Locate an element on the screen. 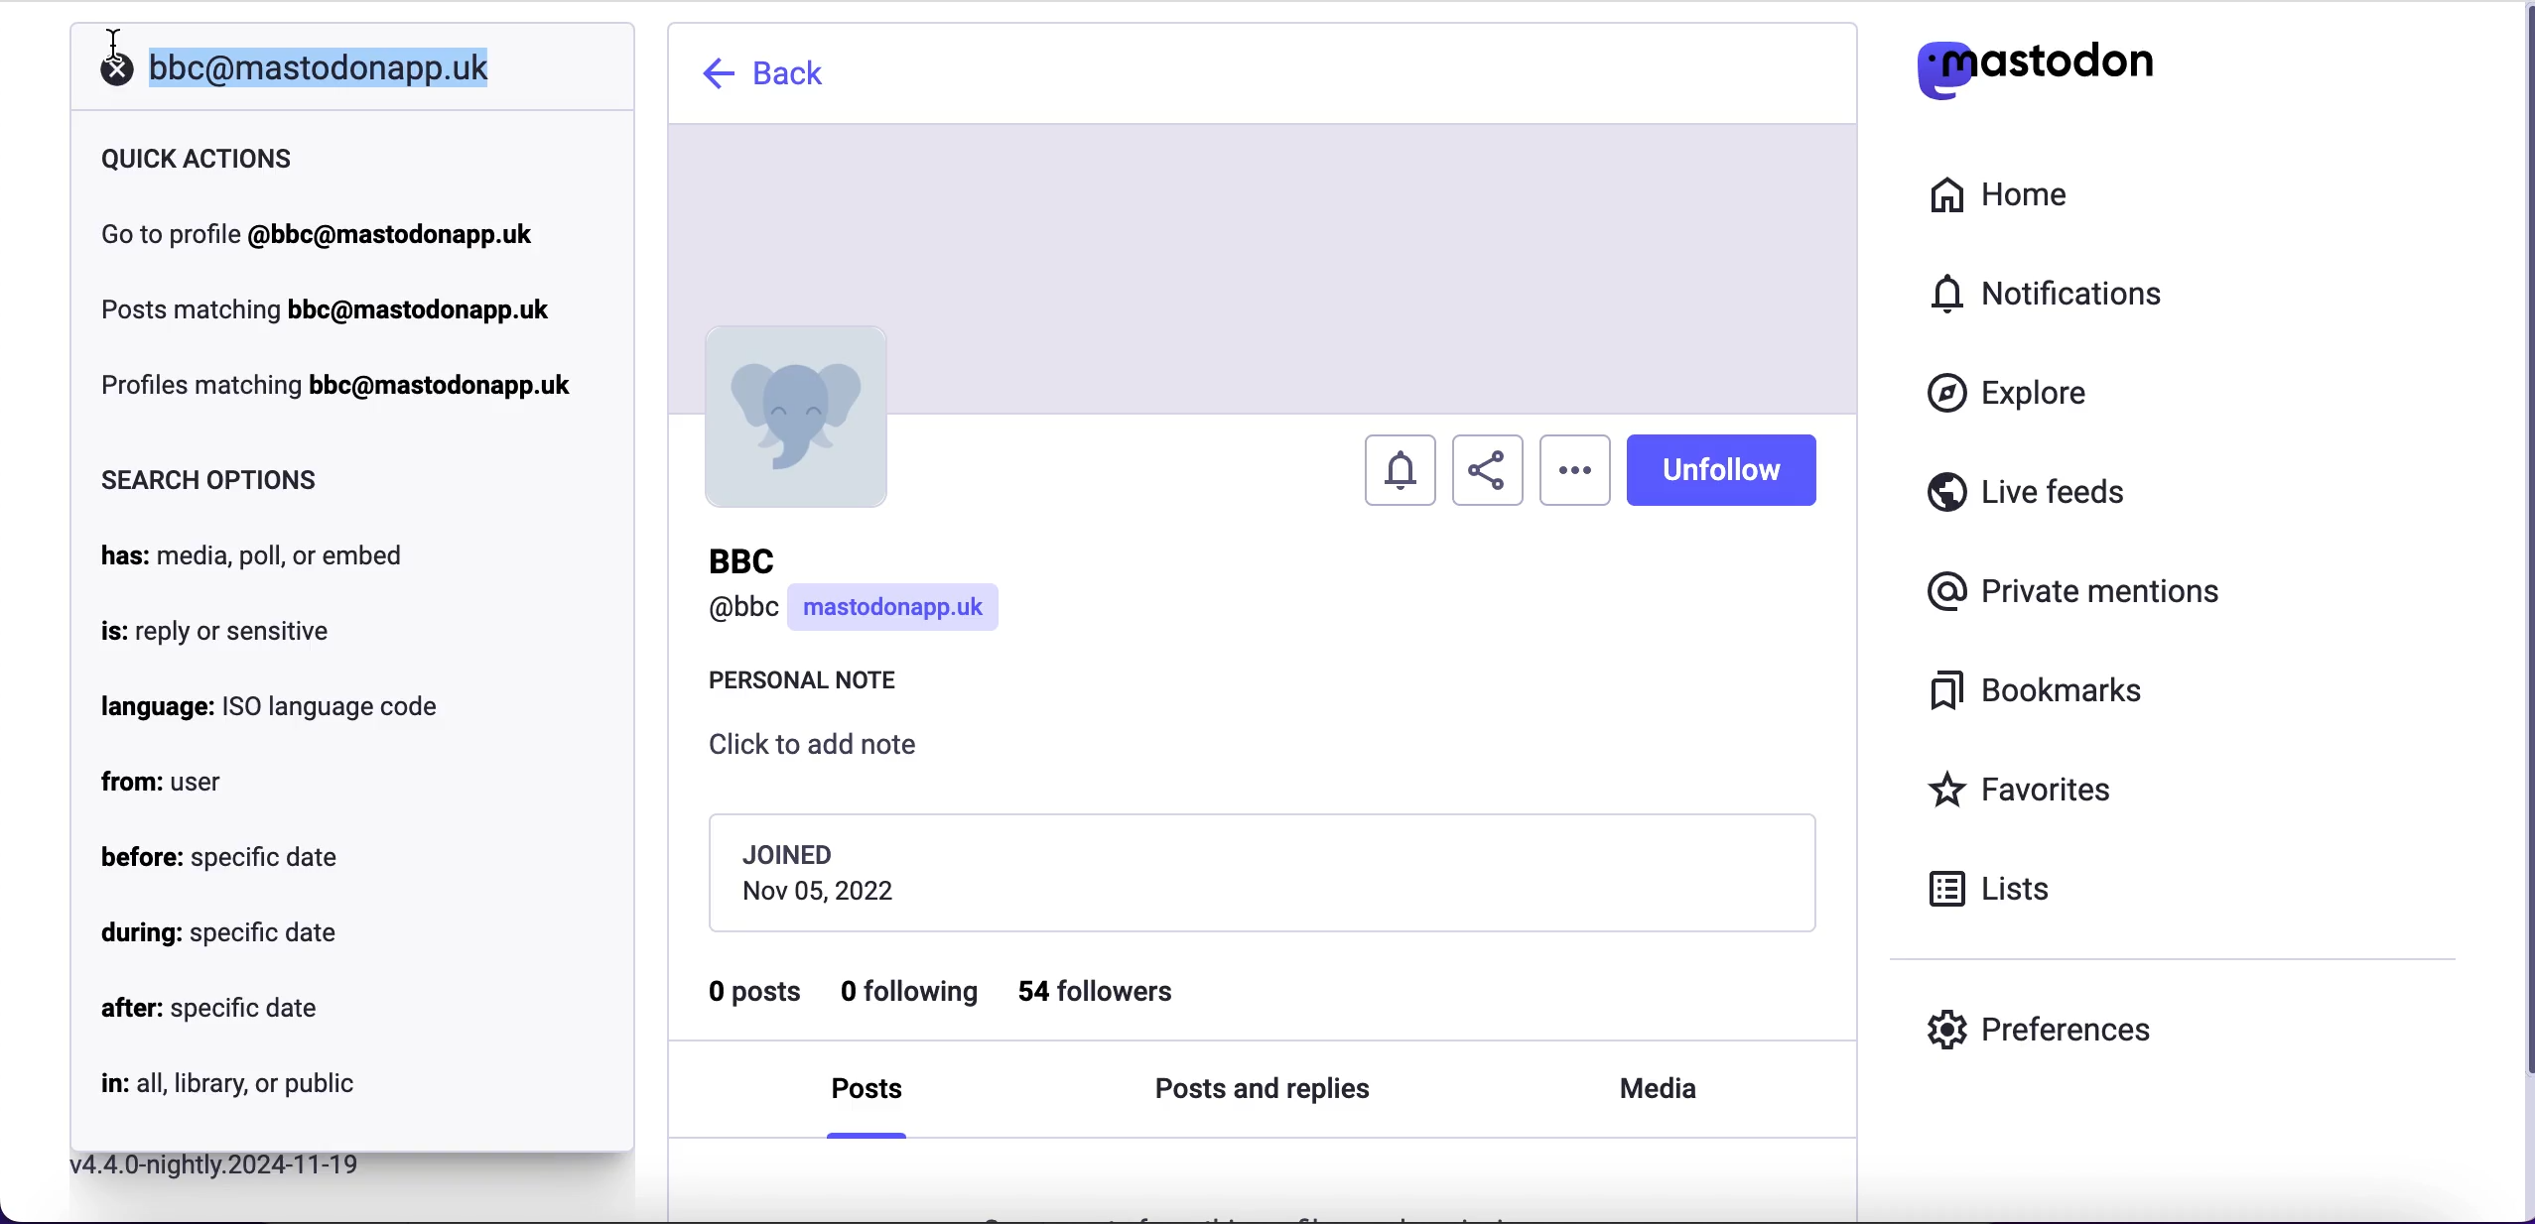 This screenshot has width=2535, height=1224. options is located at coordinates (1575, 470).